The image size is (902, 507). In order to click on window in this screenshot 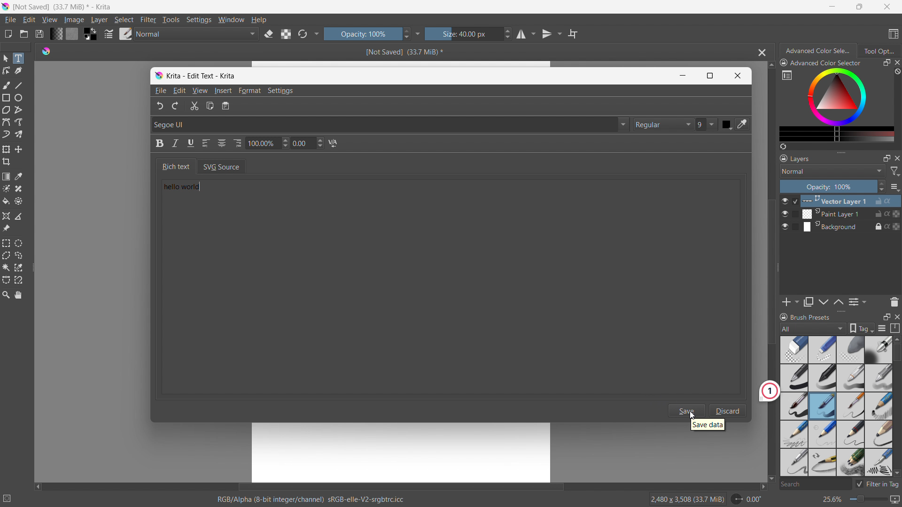, I will do `click(231, 20)`.